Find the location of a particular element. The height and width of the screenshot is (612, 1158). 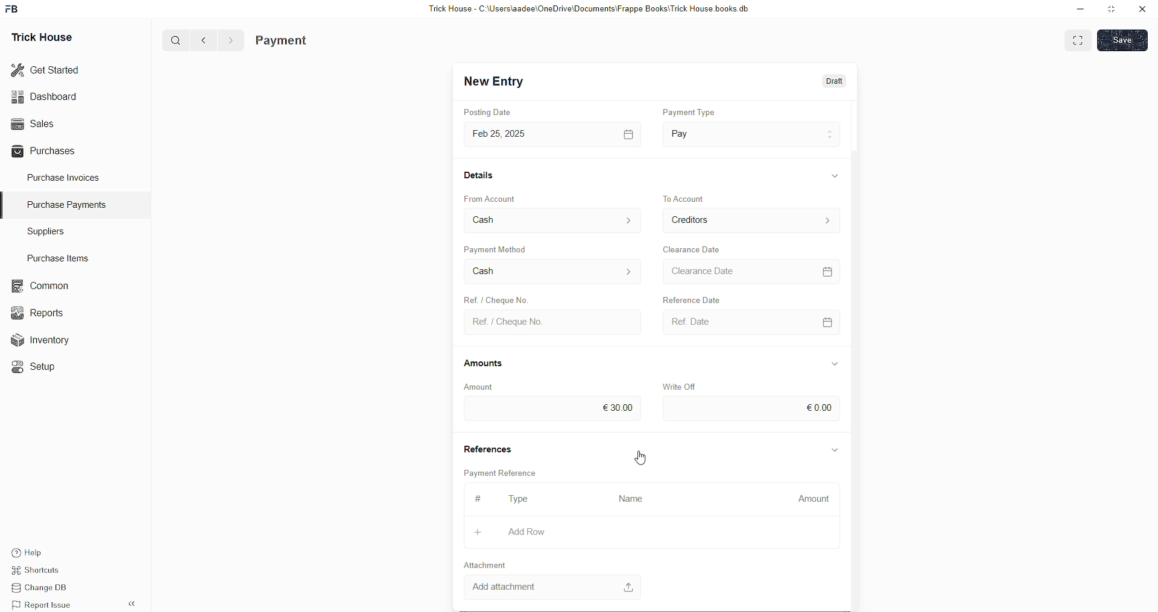

Posting Date is located at coordinates (482, 112).